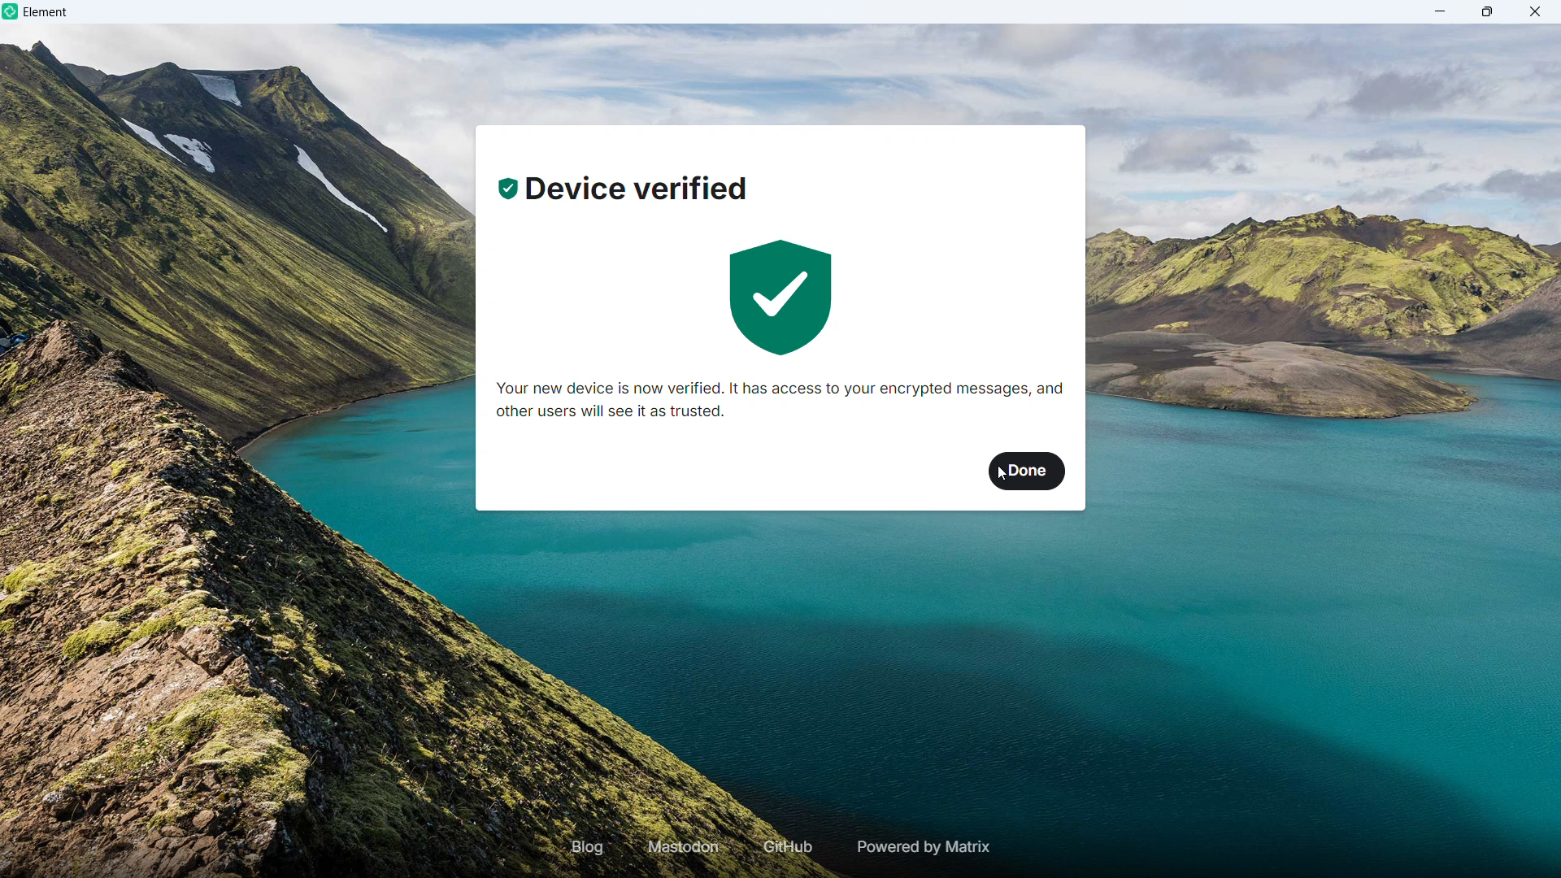  I want to click on Mastodon , so click(685, 847).